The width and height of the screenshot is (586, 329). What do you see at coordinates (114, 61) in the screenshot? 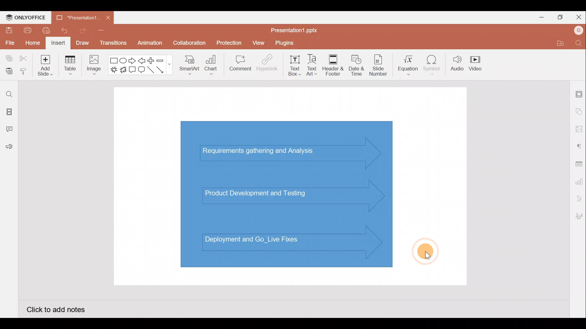
I see `Rectangle` at bounding box center [114, 61].